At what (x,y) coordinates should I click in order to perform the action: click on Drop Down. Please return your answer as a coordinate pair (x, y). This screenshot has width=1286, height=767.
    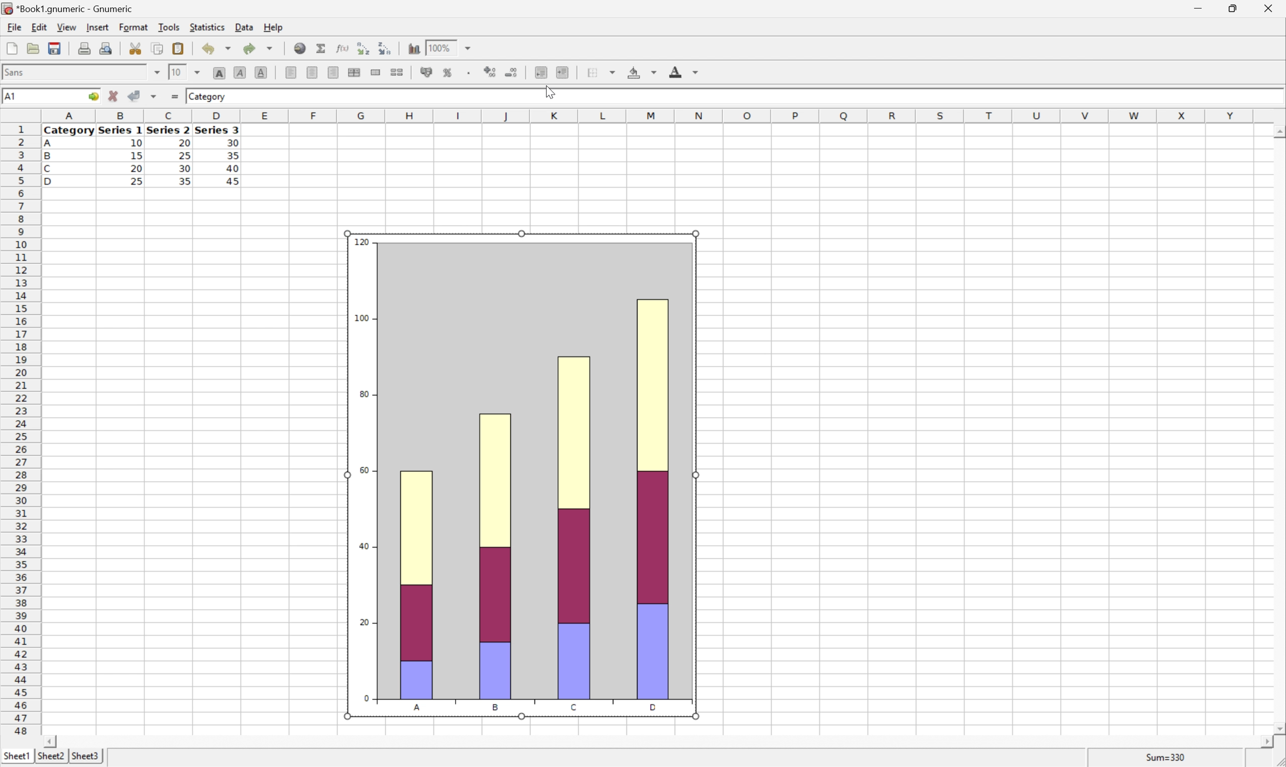
    Looking at the image, I should click on (157, 72).